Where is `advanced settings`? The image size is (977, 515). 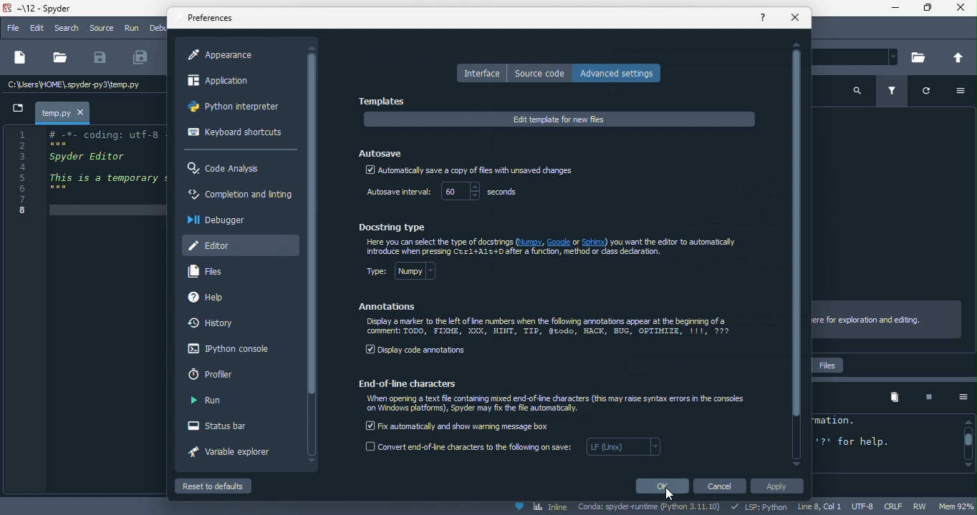
advanced settings is located at coordinates (621, 72).